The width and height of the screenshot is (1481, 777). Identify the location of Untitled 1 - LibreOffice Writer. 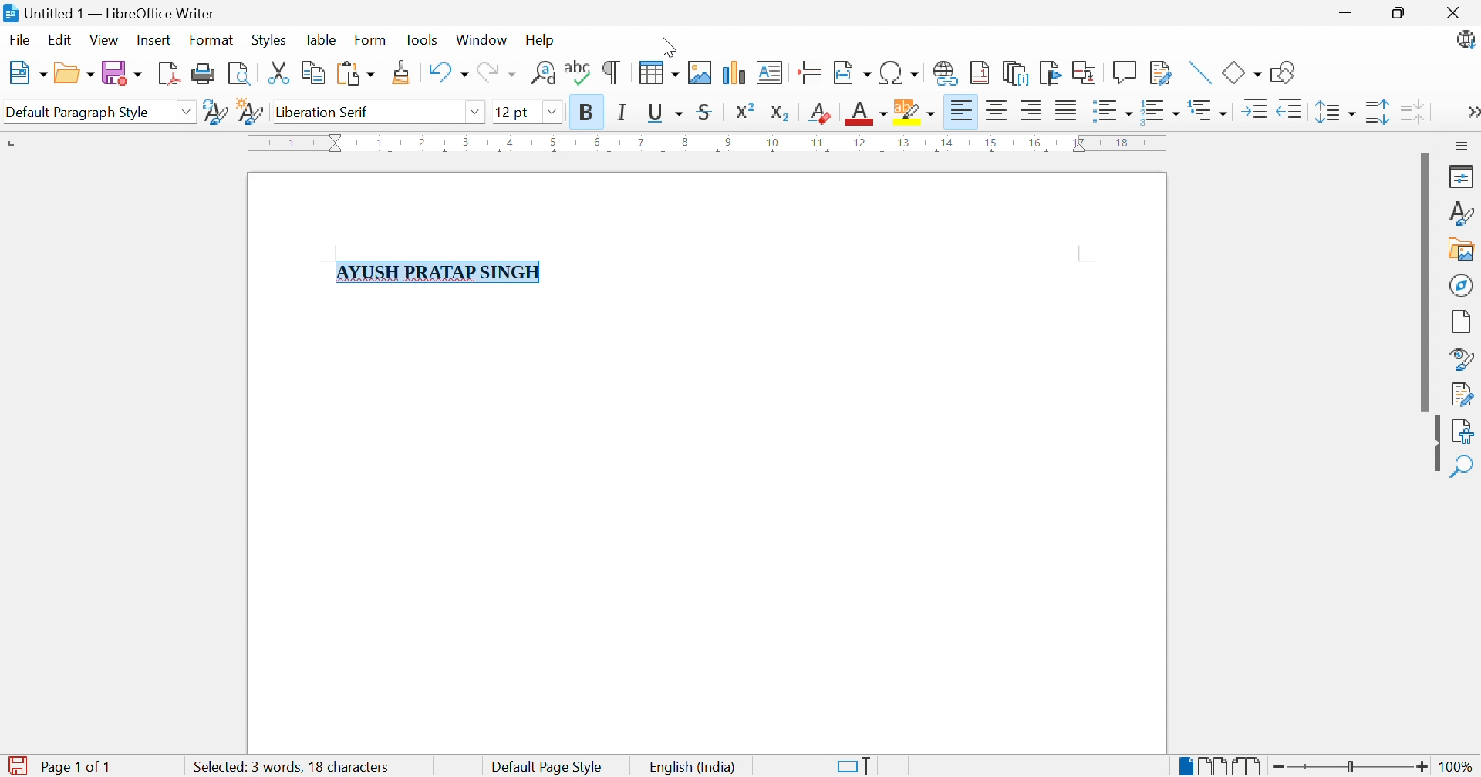
(108, 12).